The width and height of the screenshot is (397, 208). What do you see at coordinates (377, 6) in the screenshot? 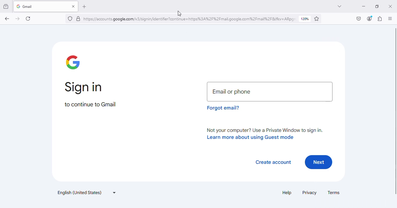
I see `maximize` at bounding box center [377, 6].